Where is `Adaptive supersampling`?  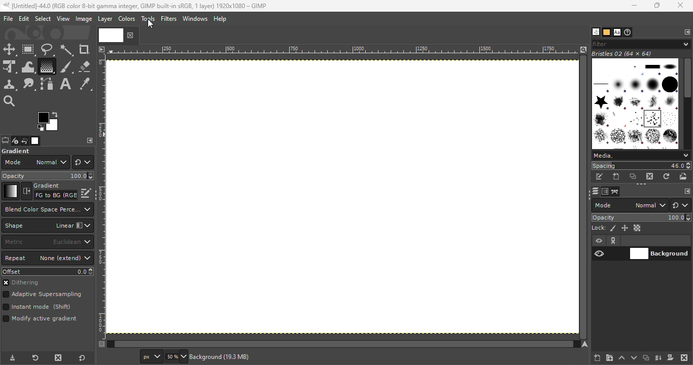 Adaptive supersampling is located at coordinates (43, 296).